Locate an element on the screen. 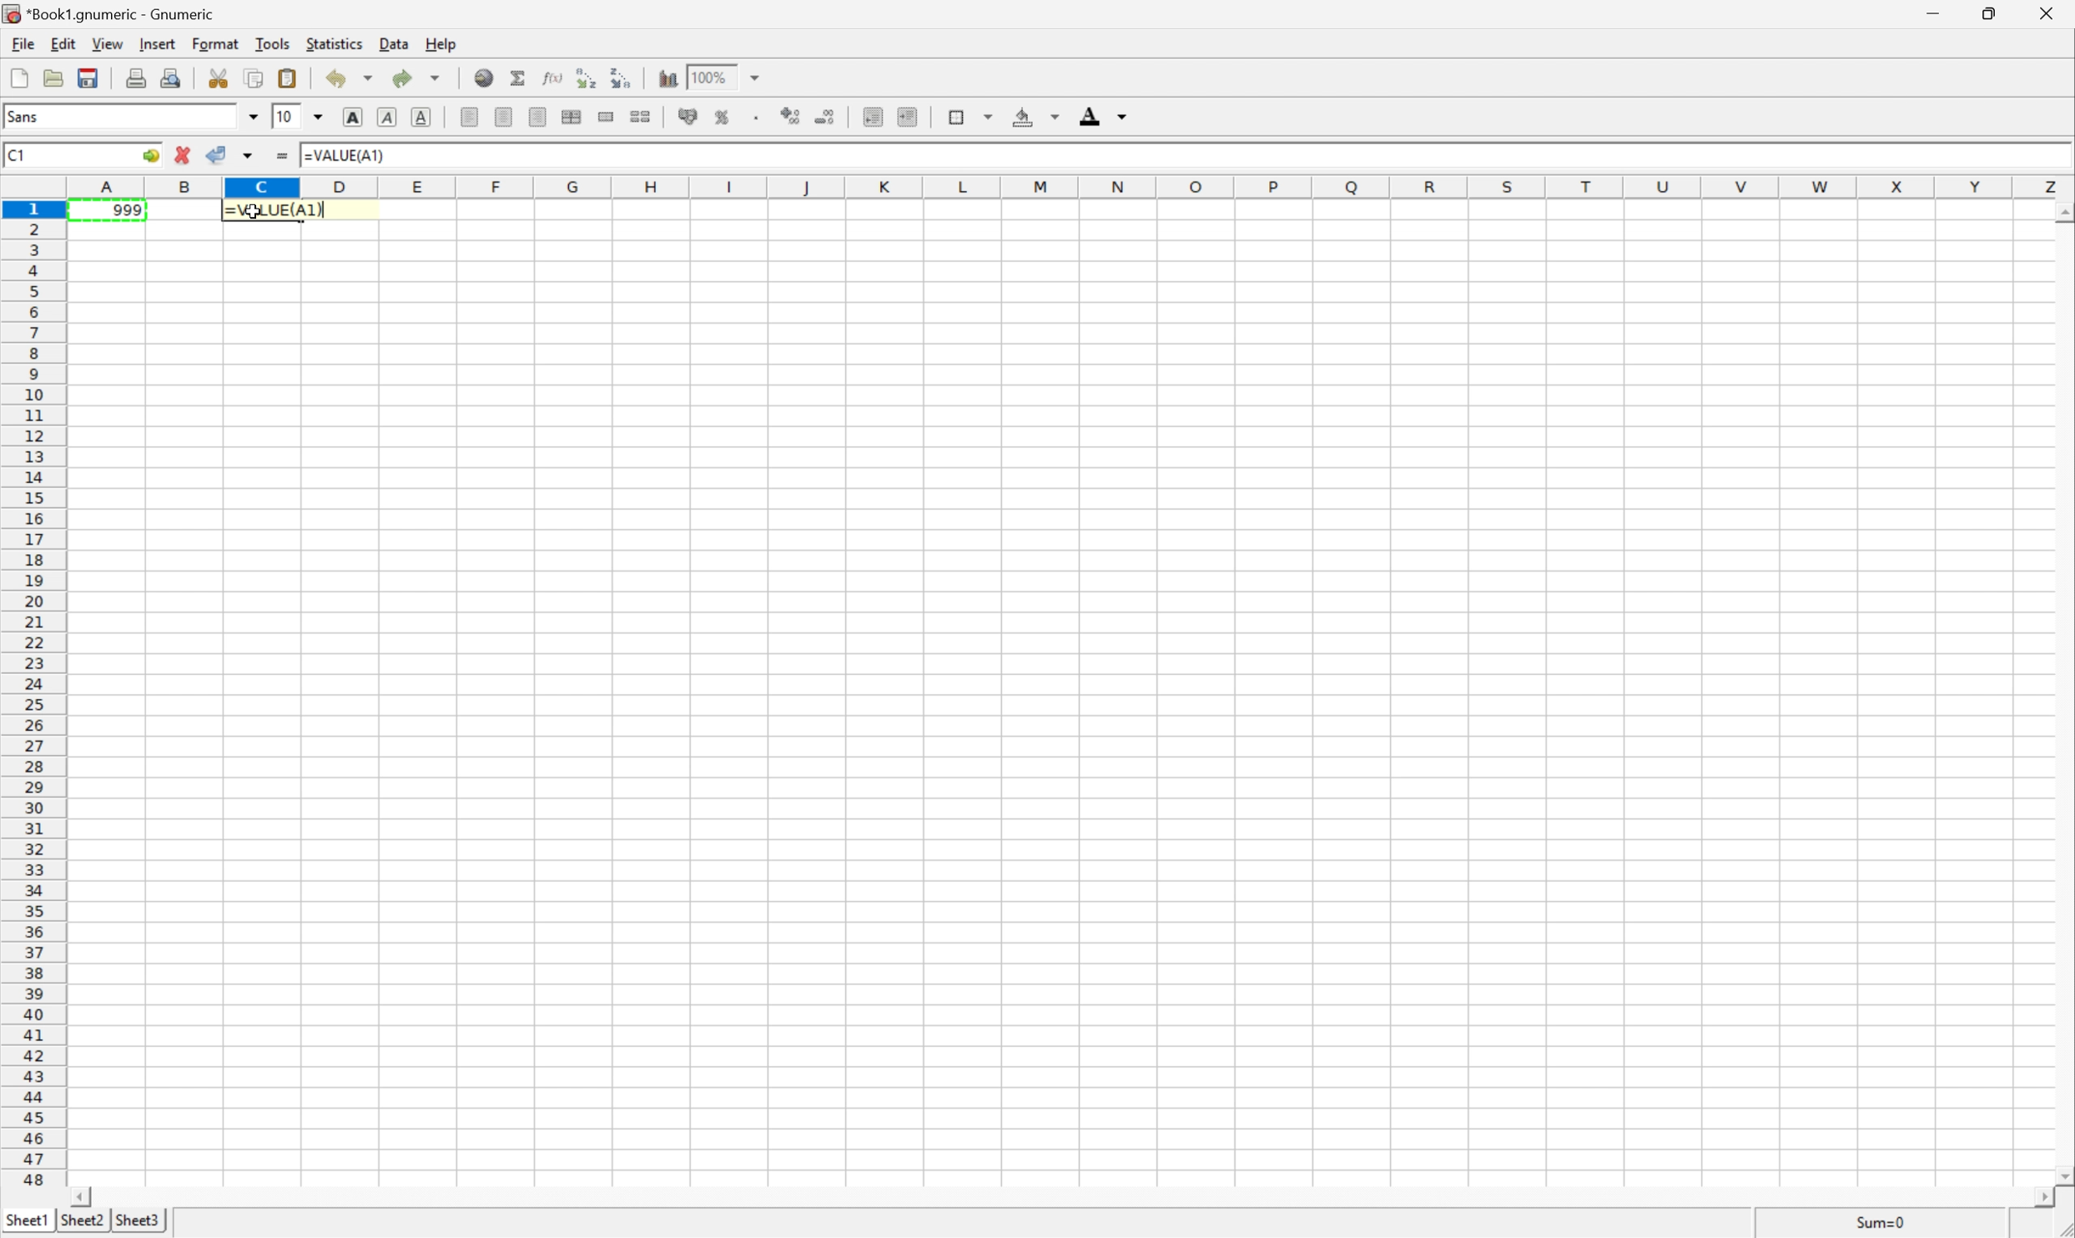 The height and width of the screenshot is (1238, 2075). scroll right is located at coordinates (2042, 1203).